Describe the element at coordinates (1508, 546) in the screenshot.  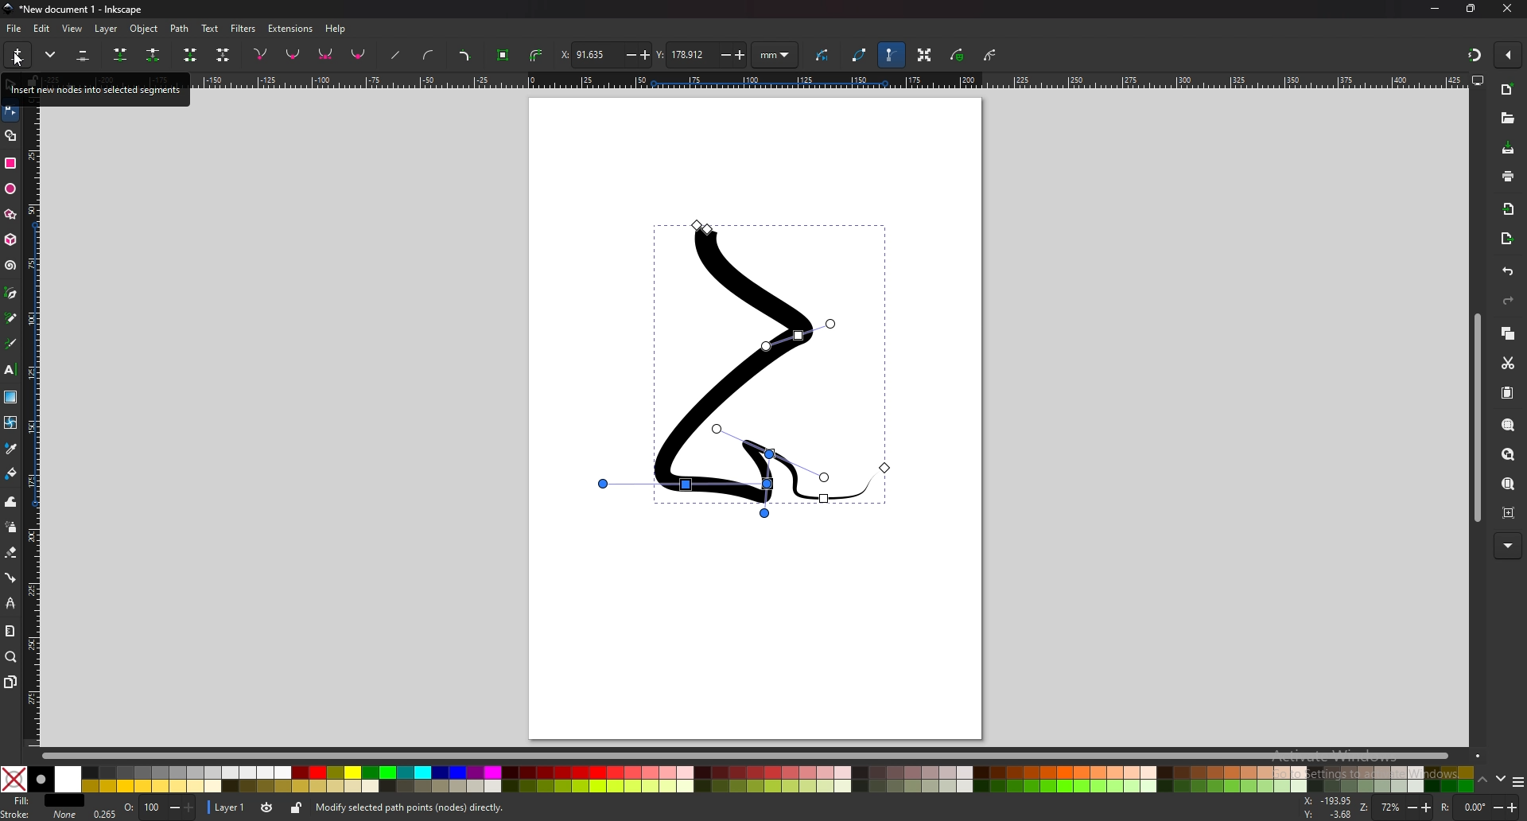
I see `more` at that location.